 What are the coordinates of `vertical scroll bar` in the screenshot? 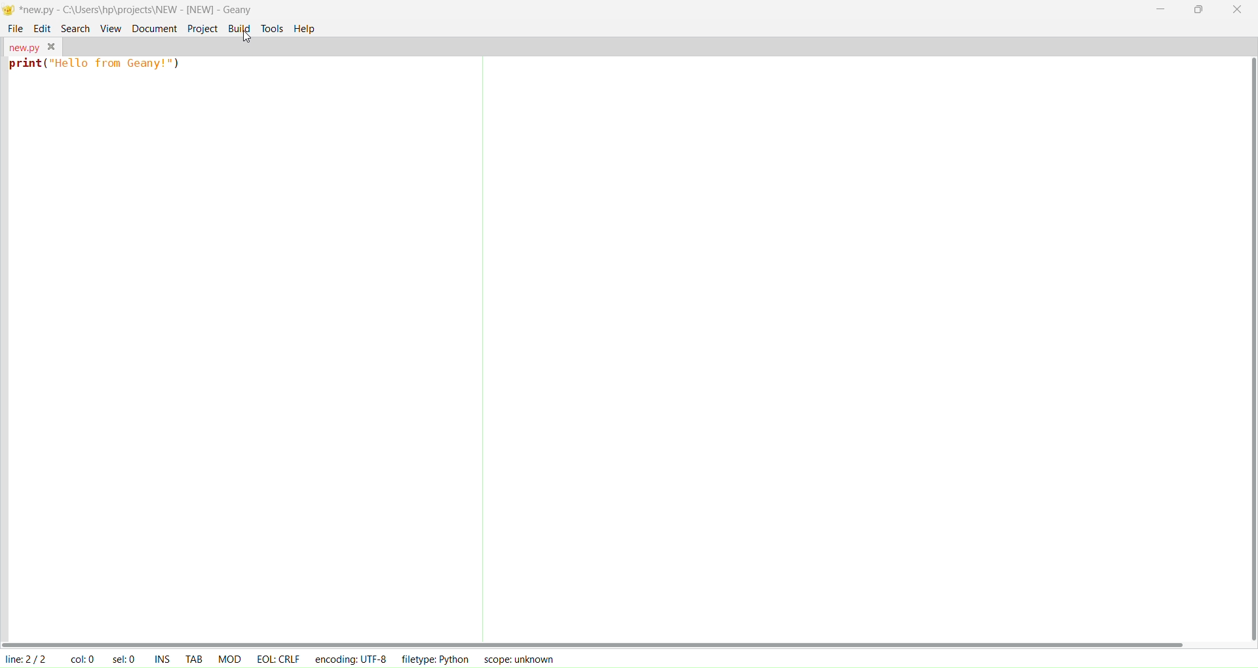 It's located at (1249, 350).